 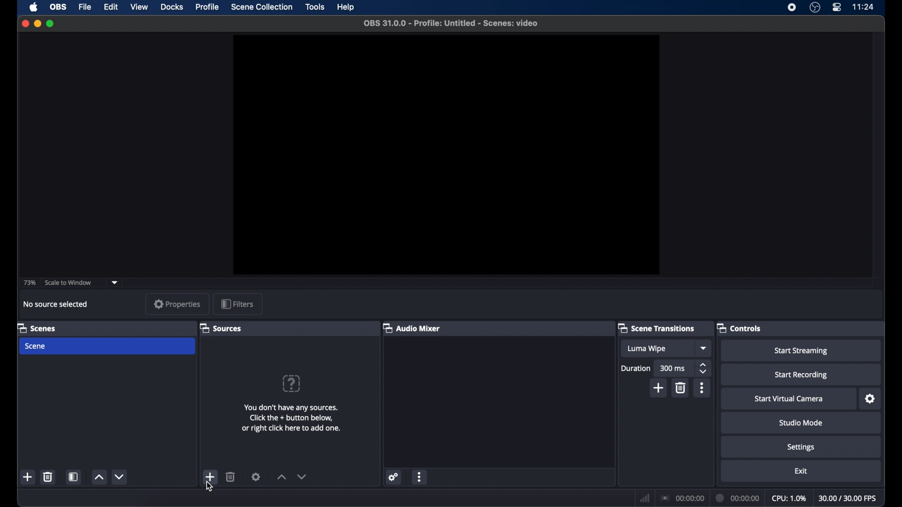 I want to click on help, so click(x=346, y=7).